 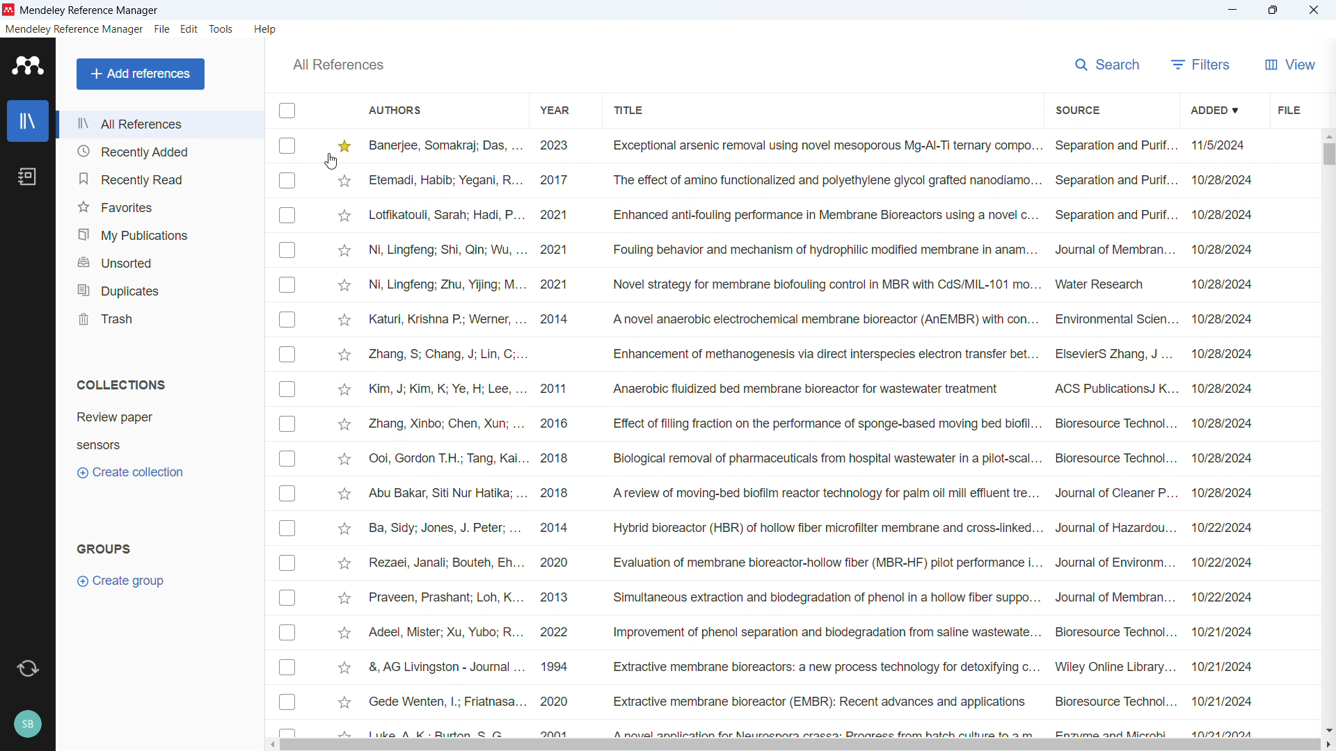 I want to click on search , so click(x=1108, y=65).